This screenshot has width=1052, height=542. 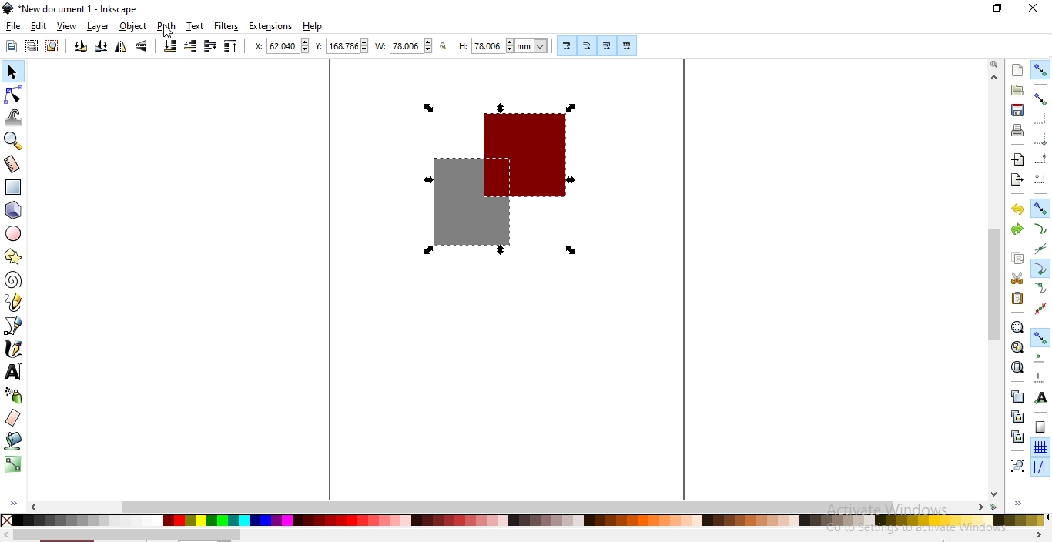 What do you see at coordinates (627, 46) in the screenshot?
I see `move patterns along with object` at bounding box center [627, 46].